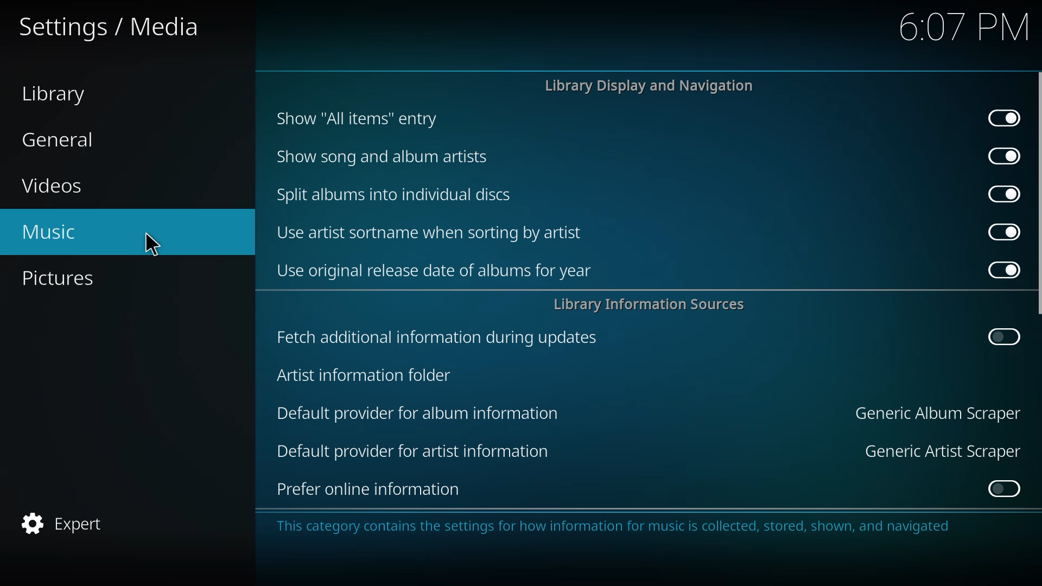  I want to click on Split albums into individual discs, so click(403, 195).